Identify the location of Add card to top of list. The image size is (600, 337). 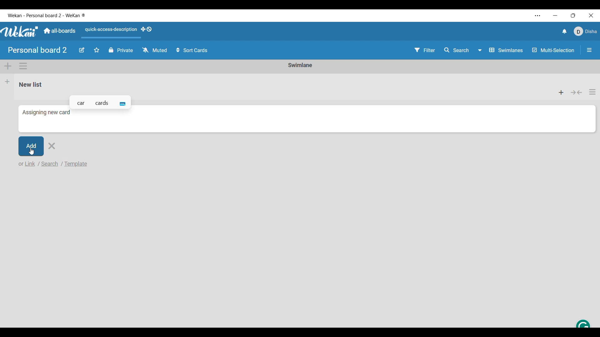
(562, 92).